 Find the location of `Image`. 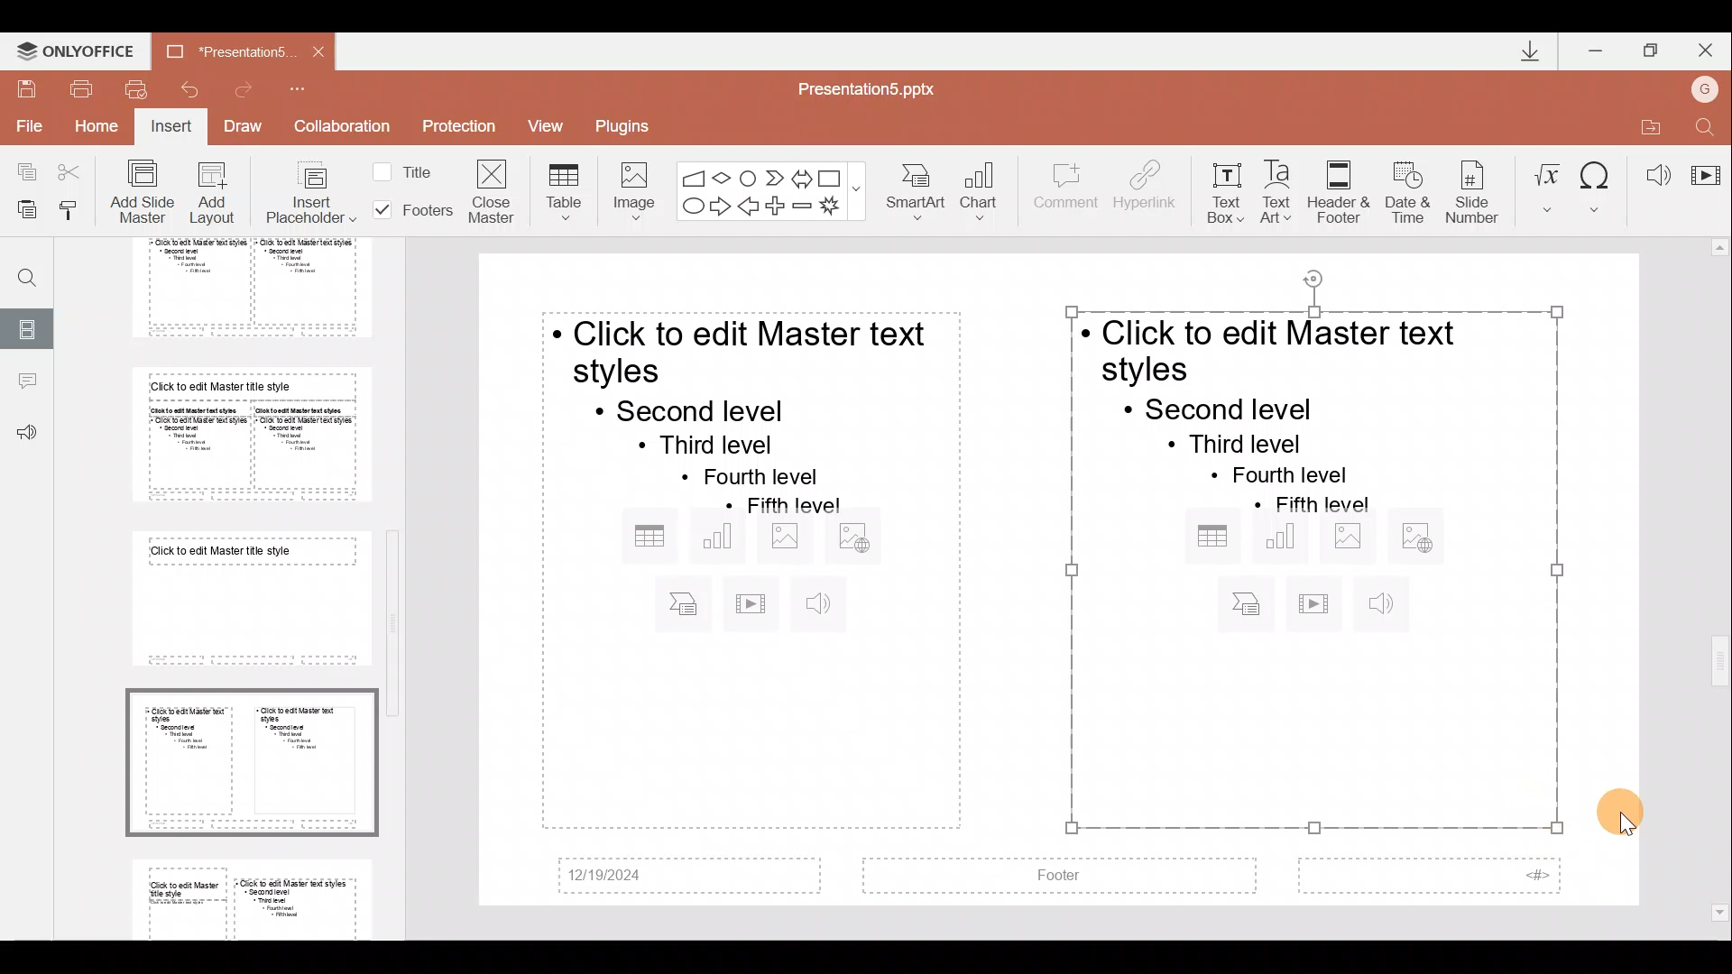

Image is located at coordinates (629, 188).